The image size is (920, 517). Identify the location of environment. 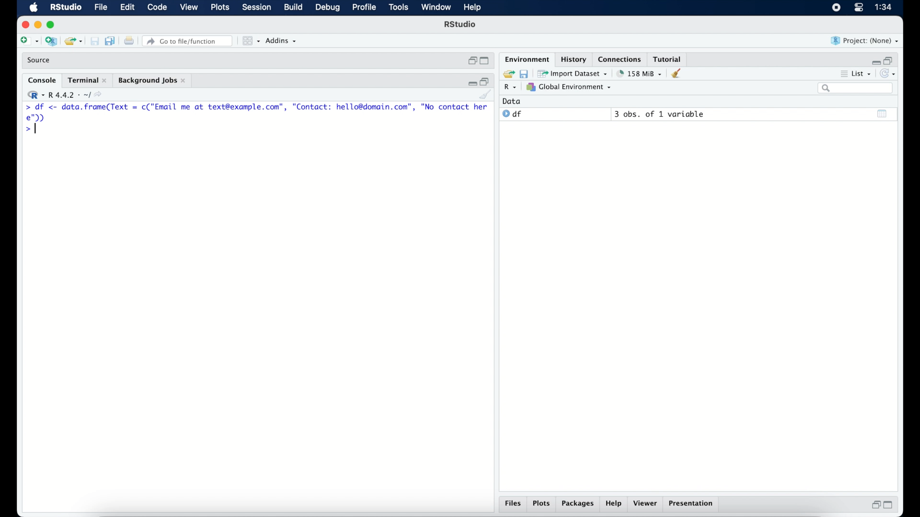
(526, 59).